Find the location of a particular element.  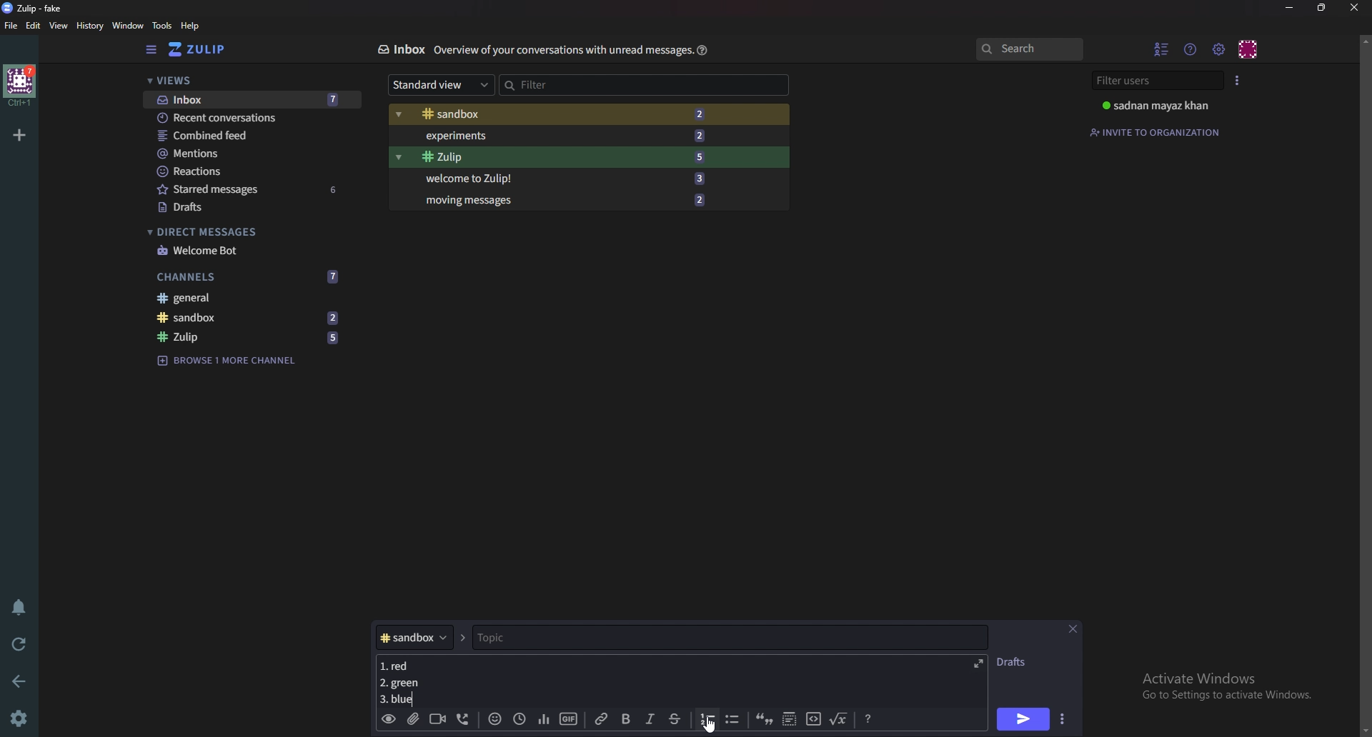

Emoji is located at coordinates (492, 720).